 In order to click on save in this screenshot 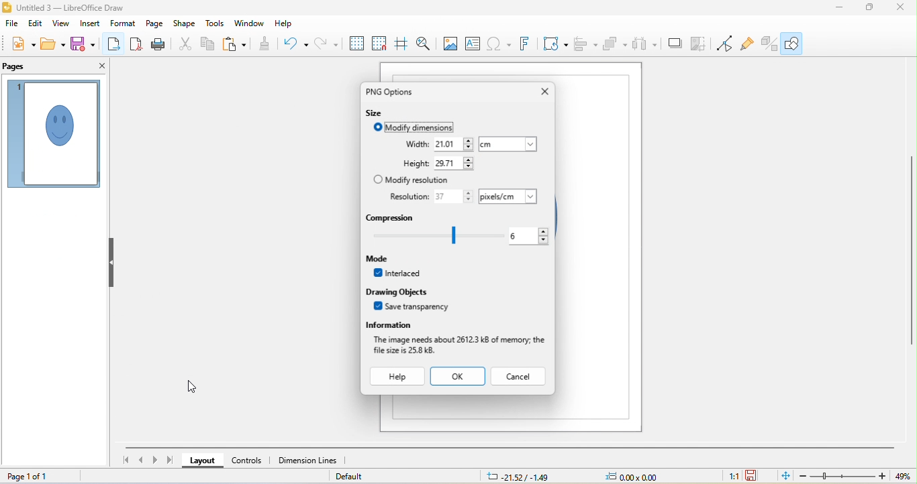, I will do `click(85, 43)`.